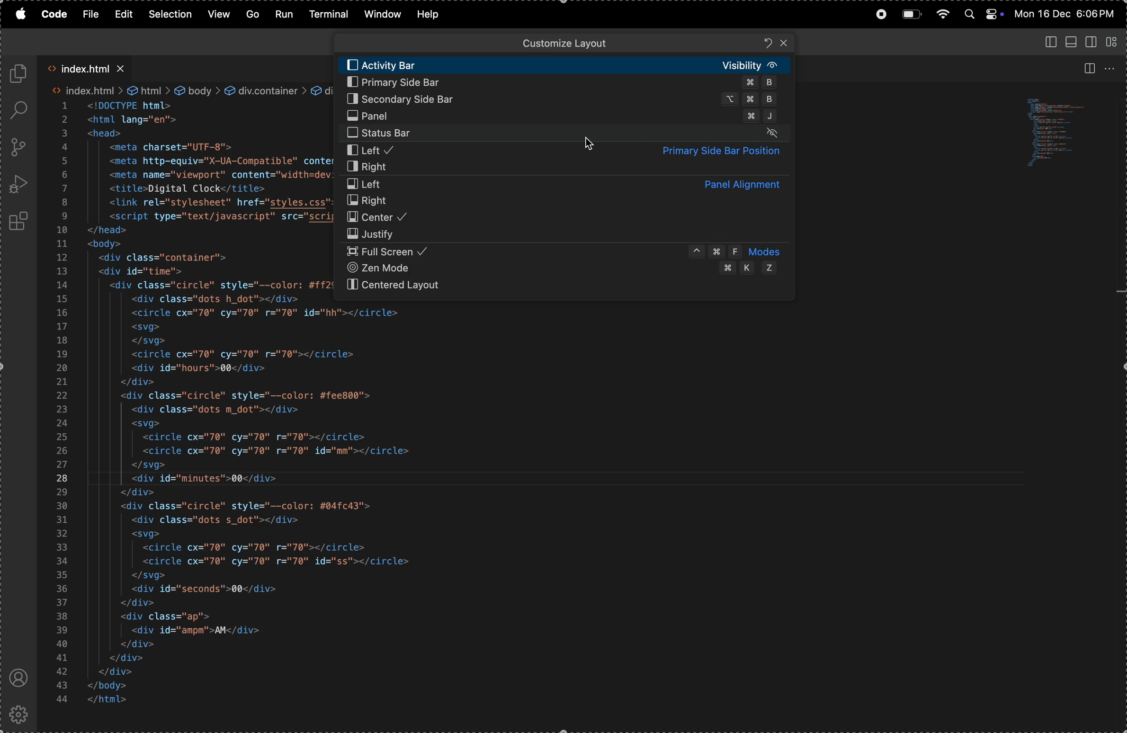  I want to click on file, so click(89, 13).